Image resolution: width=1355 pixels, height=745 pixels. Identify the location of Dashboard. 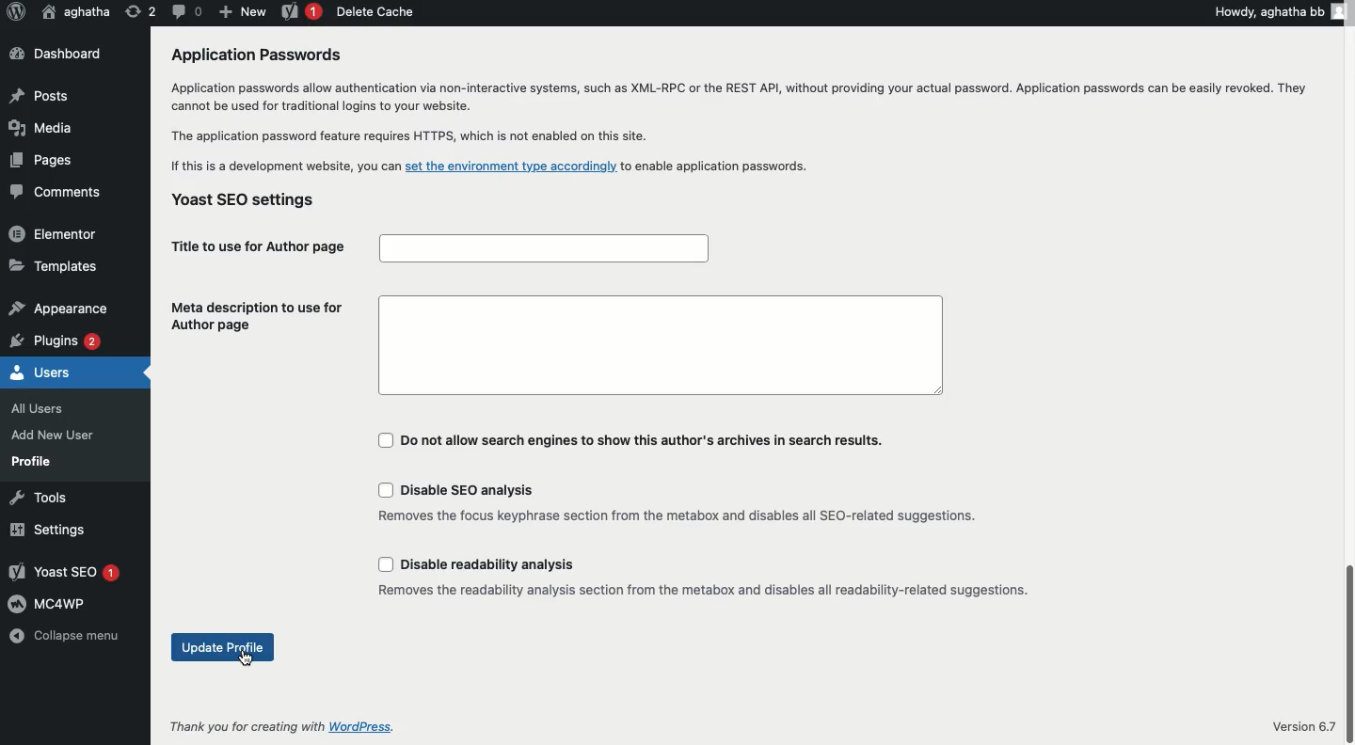
(64, 55).